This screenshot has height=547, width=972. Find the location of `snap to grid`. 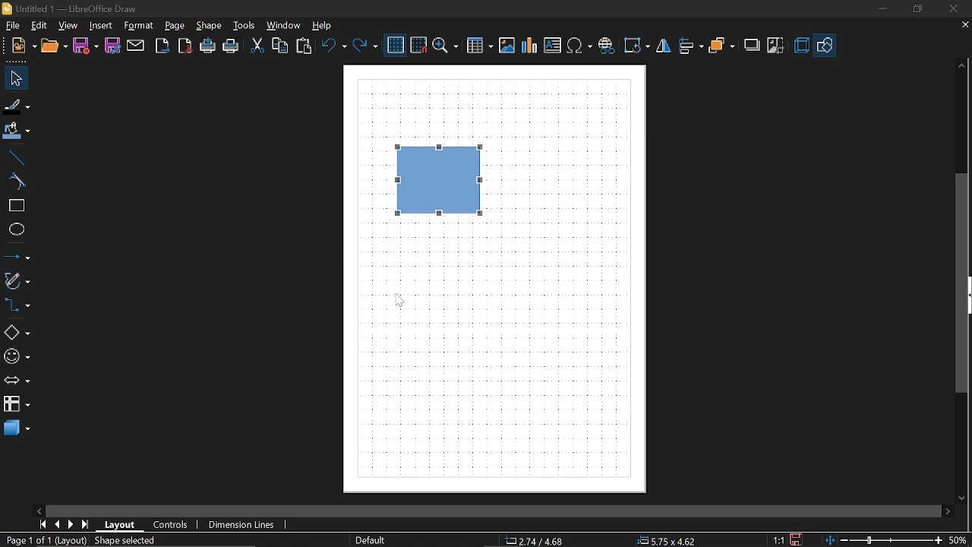

snap to grid is located at coordinates (419, 45).